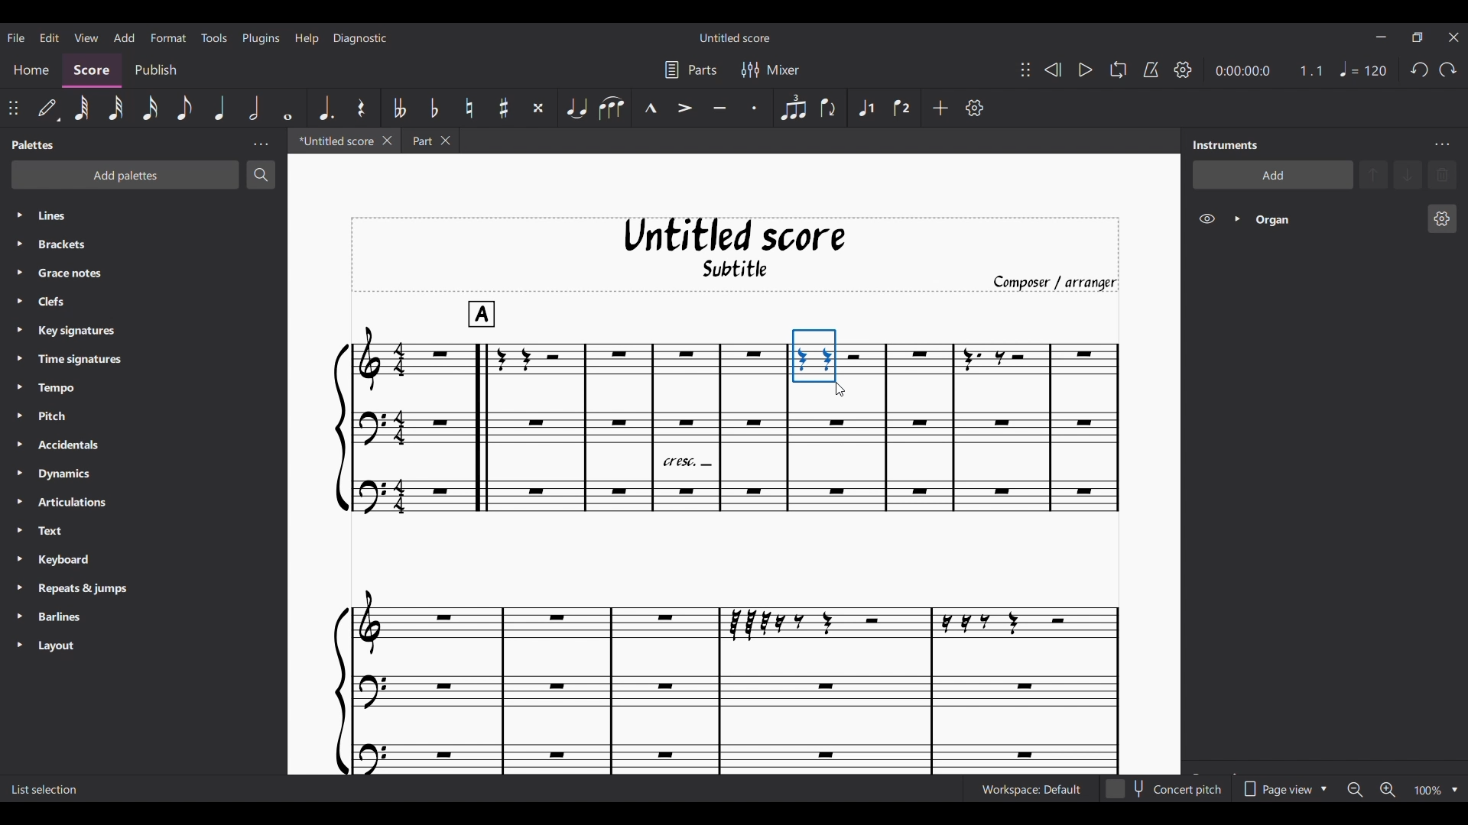 The width and height of the screenshot is (1468, 825). Describe the element at coordinates (755, 108) in the screenshot. I see `Staccato` at that location.